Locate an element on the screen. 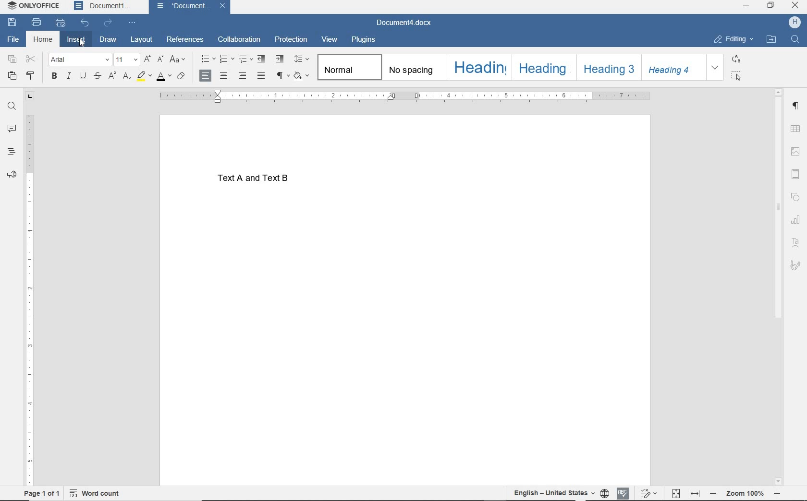  IMAGE is located at coordinates (795, 152).